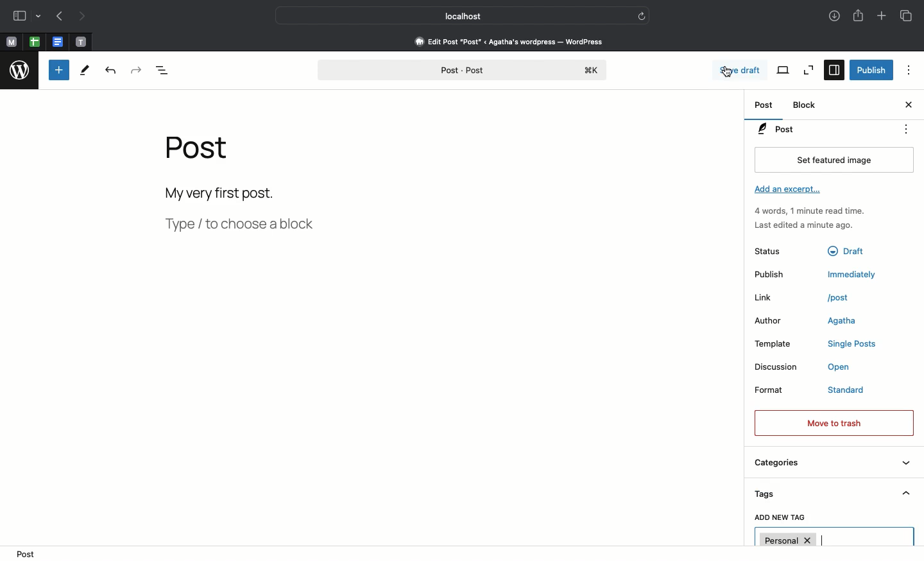 Image resolution: width=924 pixels, height=561 pixels. I want to click on Categories, so click(831, 465).